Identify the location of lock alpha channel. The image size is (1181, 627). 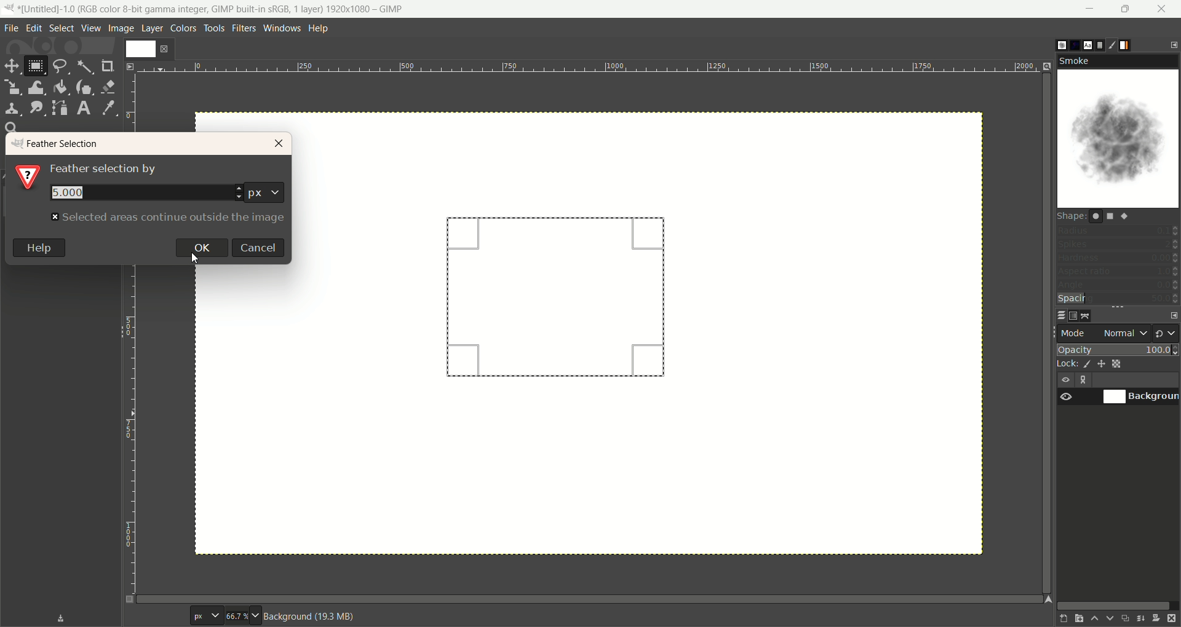
(1116, 364).